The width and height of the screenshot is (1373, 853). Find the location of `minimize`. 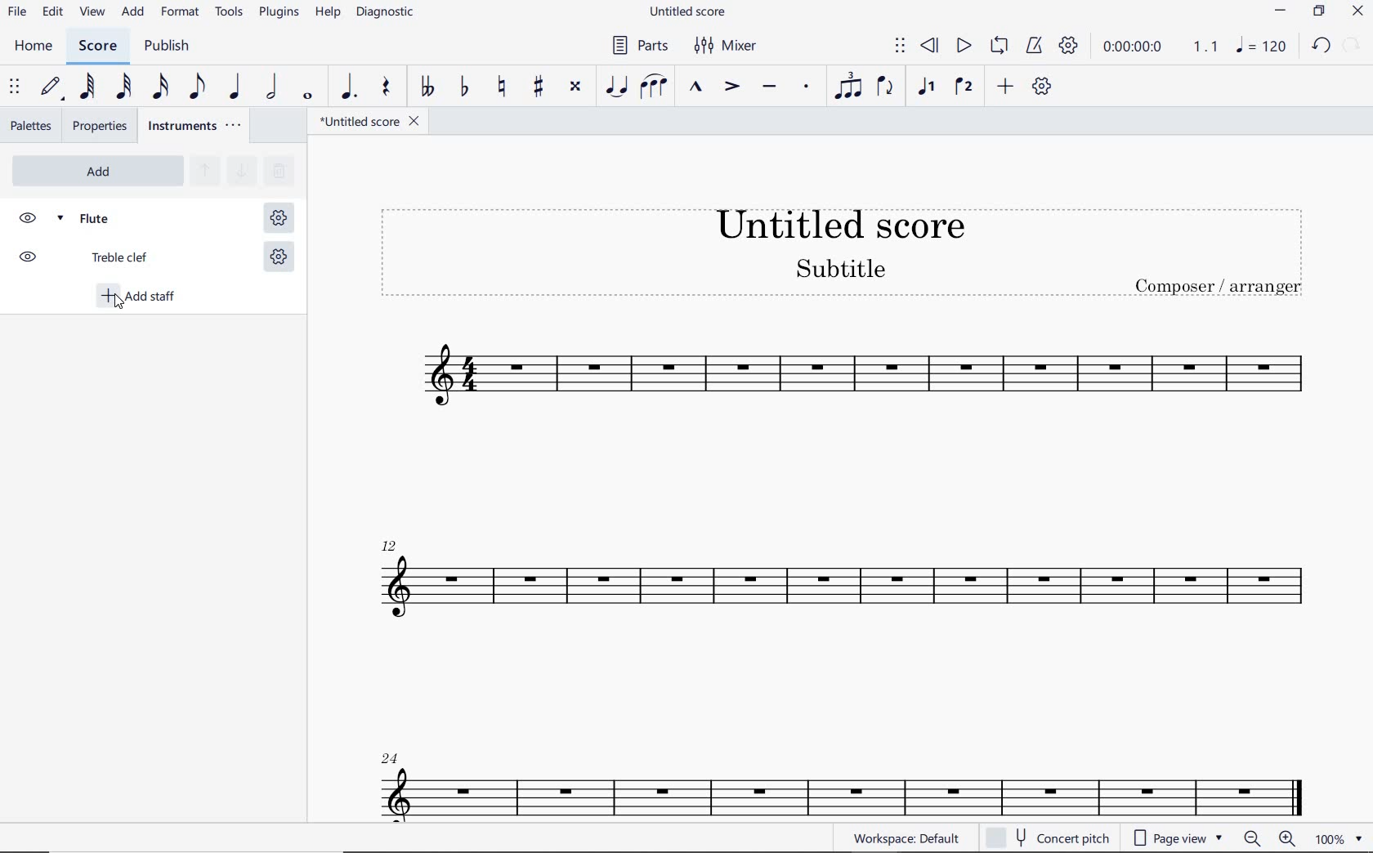

minimize is located at coordinates (1280, 11).